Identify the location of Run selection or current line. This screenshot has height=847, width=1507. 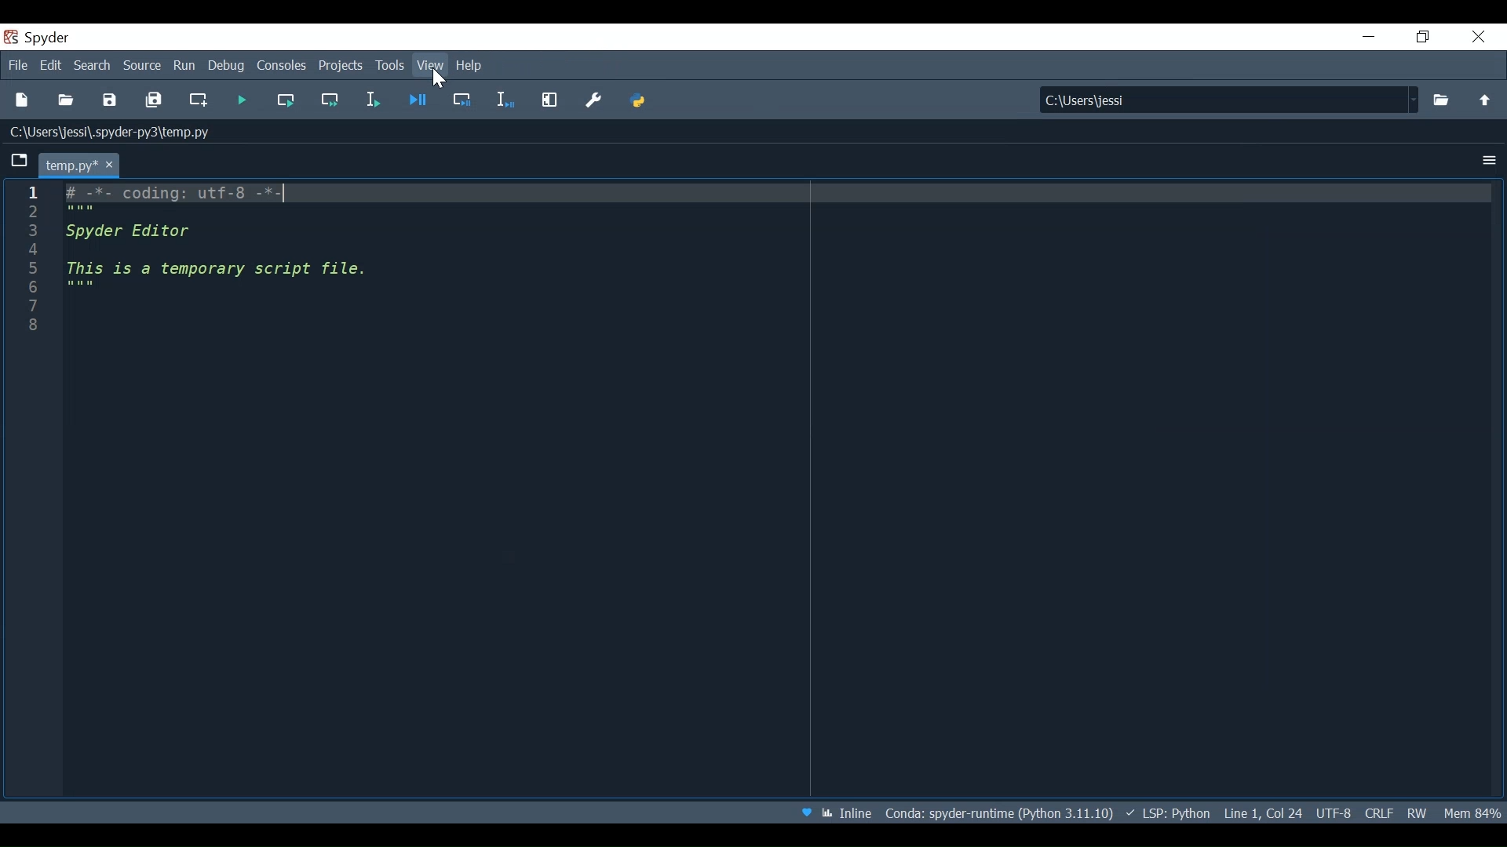
(371, 100).